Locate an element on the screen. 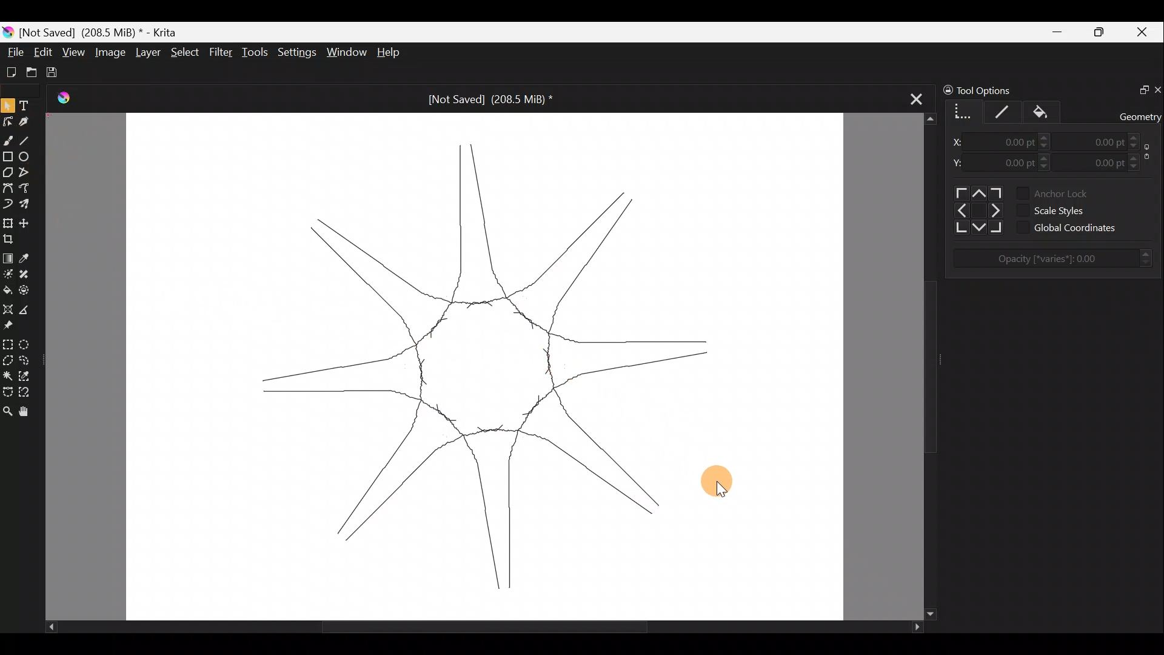 The width and height of the screenshot is (1164, 655). Contiguous selection tool is located at coordinates (7, 374).